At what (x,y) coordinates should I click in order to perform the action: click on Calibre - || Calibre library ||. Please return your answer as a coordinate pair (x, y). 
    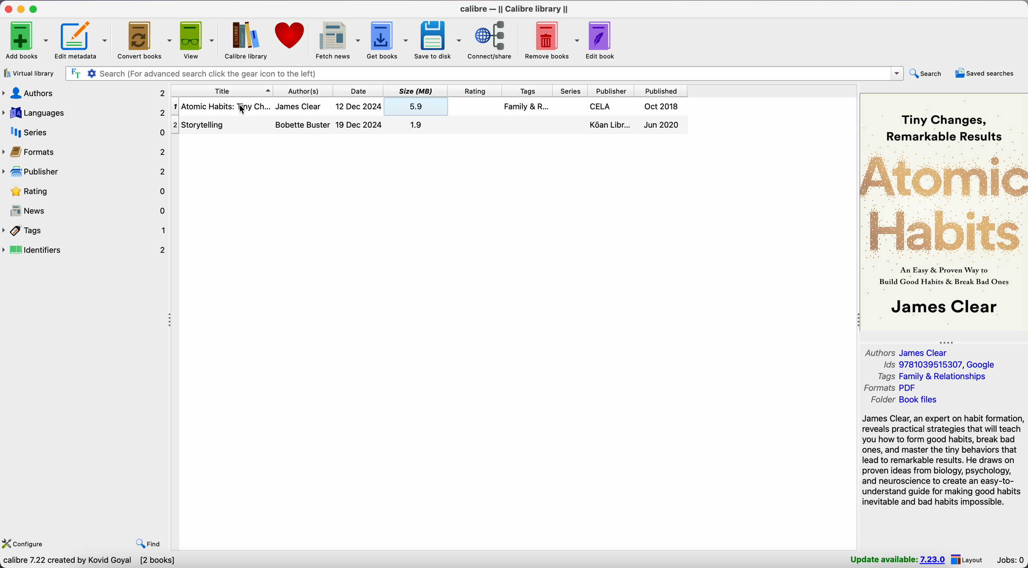
    Looking at the image, I should click on (514, 10).